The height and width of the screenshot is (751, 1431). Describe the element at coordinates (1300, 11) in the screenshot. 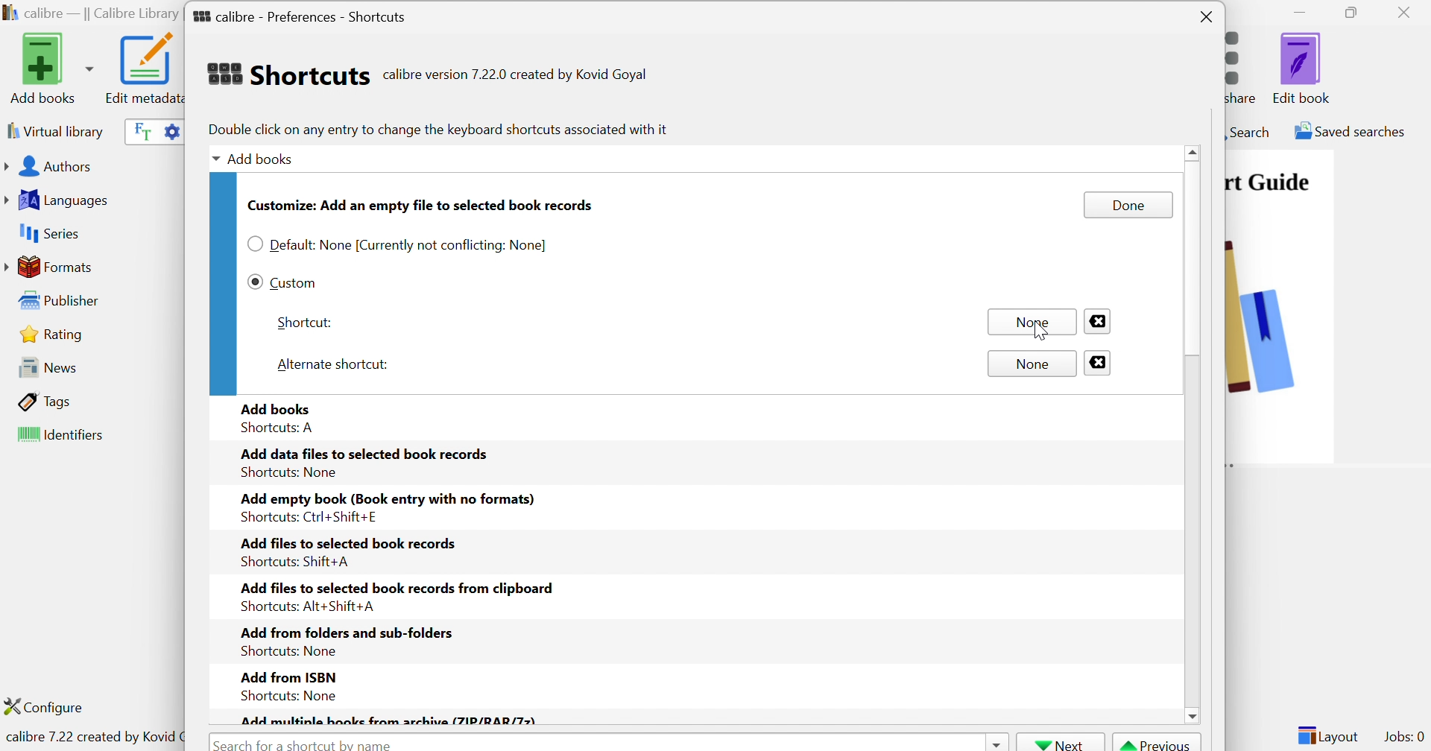

I see `Minimize` at that location.